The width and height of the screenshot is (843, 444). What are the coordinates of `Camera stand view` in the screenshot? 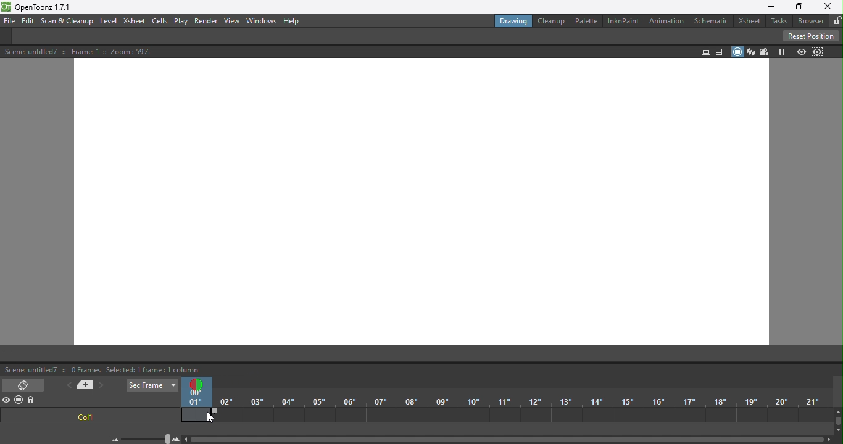 It's located at (736, 52).